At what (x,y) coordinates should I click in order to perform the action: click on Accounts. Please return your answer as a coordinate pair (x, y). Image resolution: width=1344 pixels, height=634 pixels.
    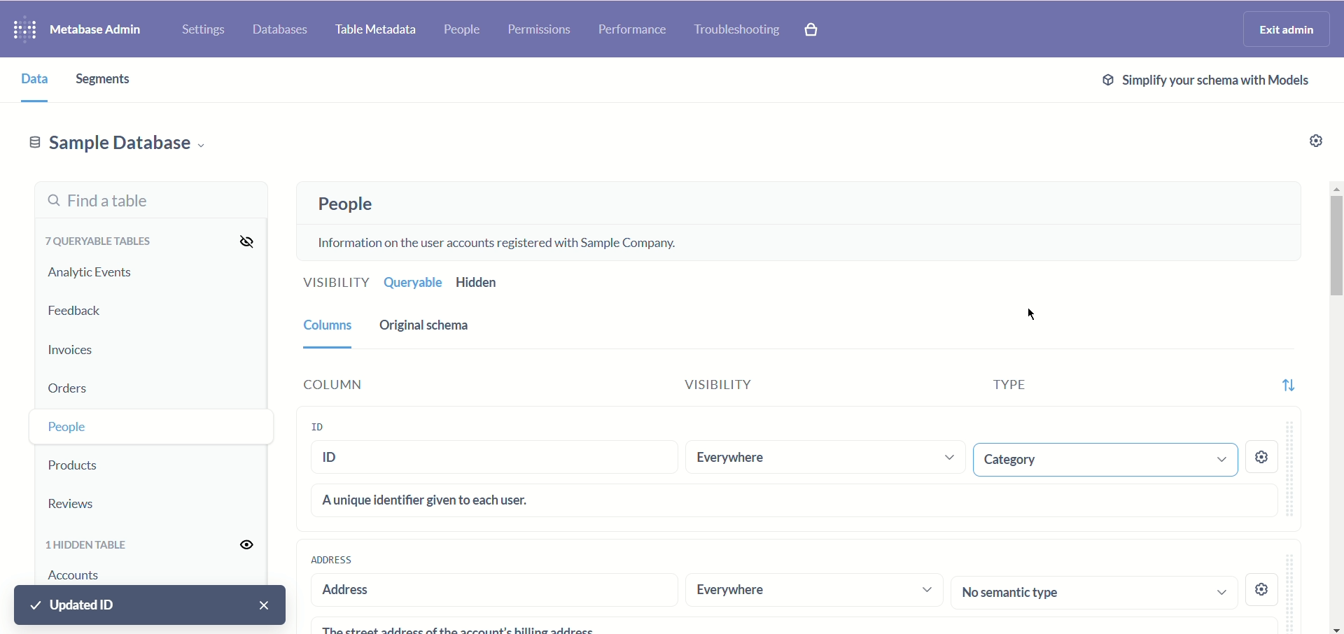
    Looking at the image, I should click on (78, 577).